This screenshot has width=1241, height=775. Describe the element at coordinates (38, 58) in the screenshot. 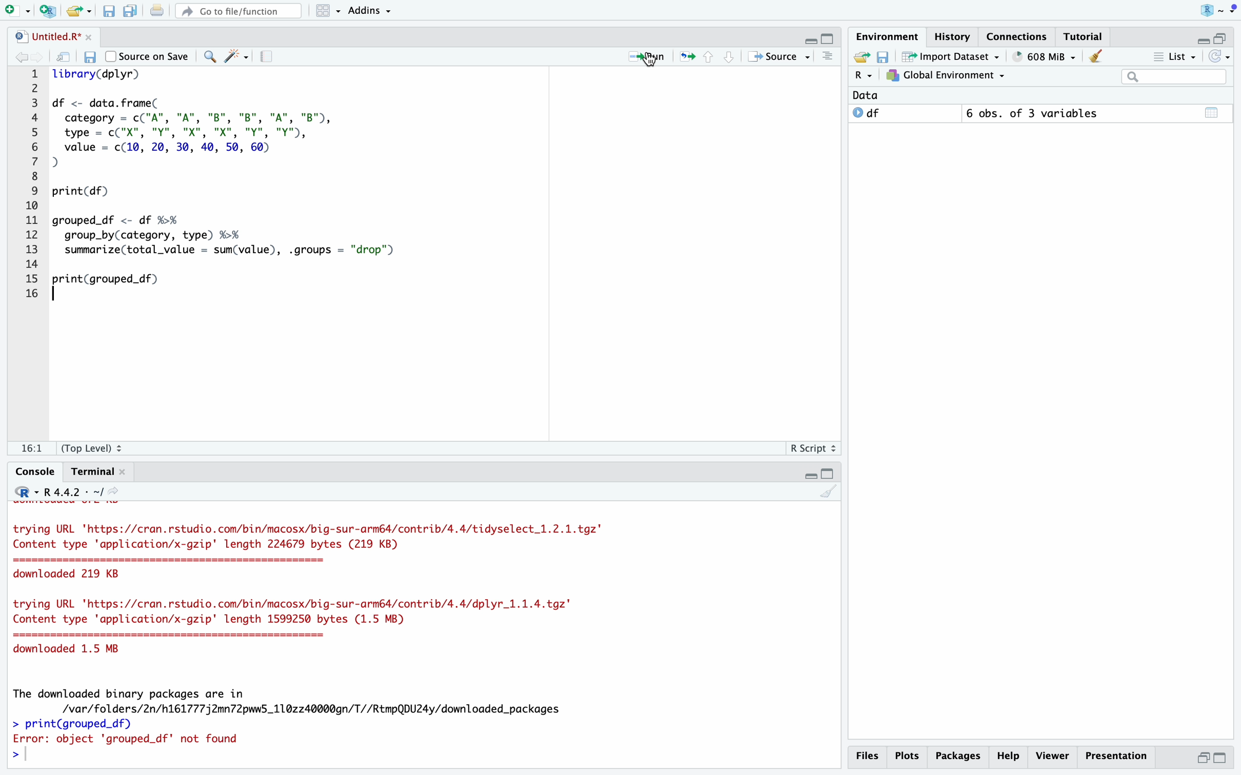

I see `Go to next location` at that location.